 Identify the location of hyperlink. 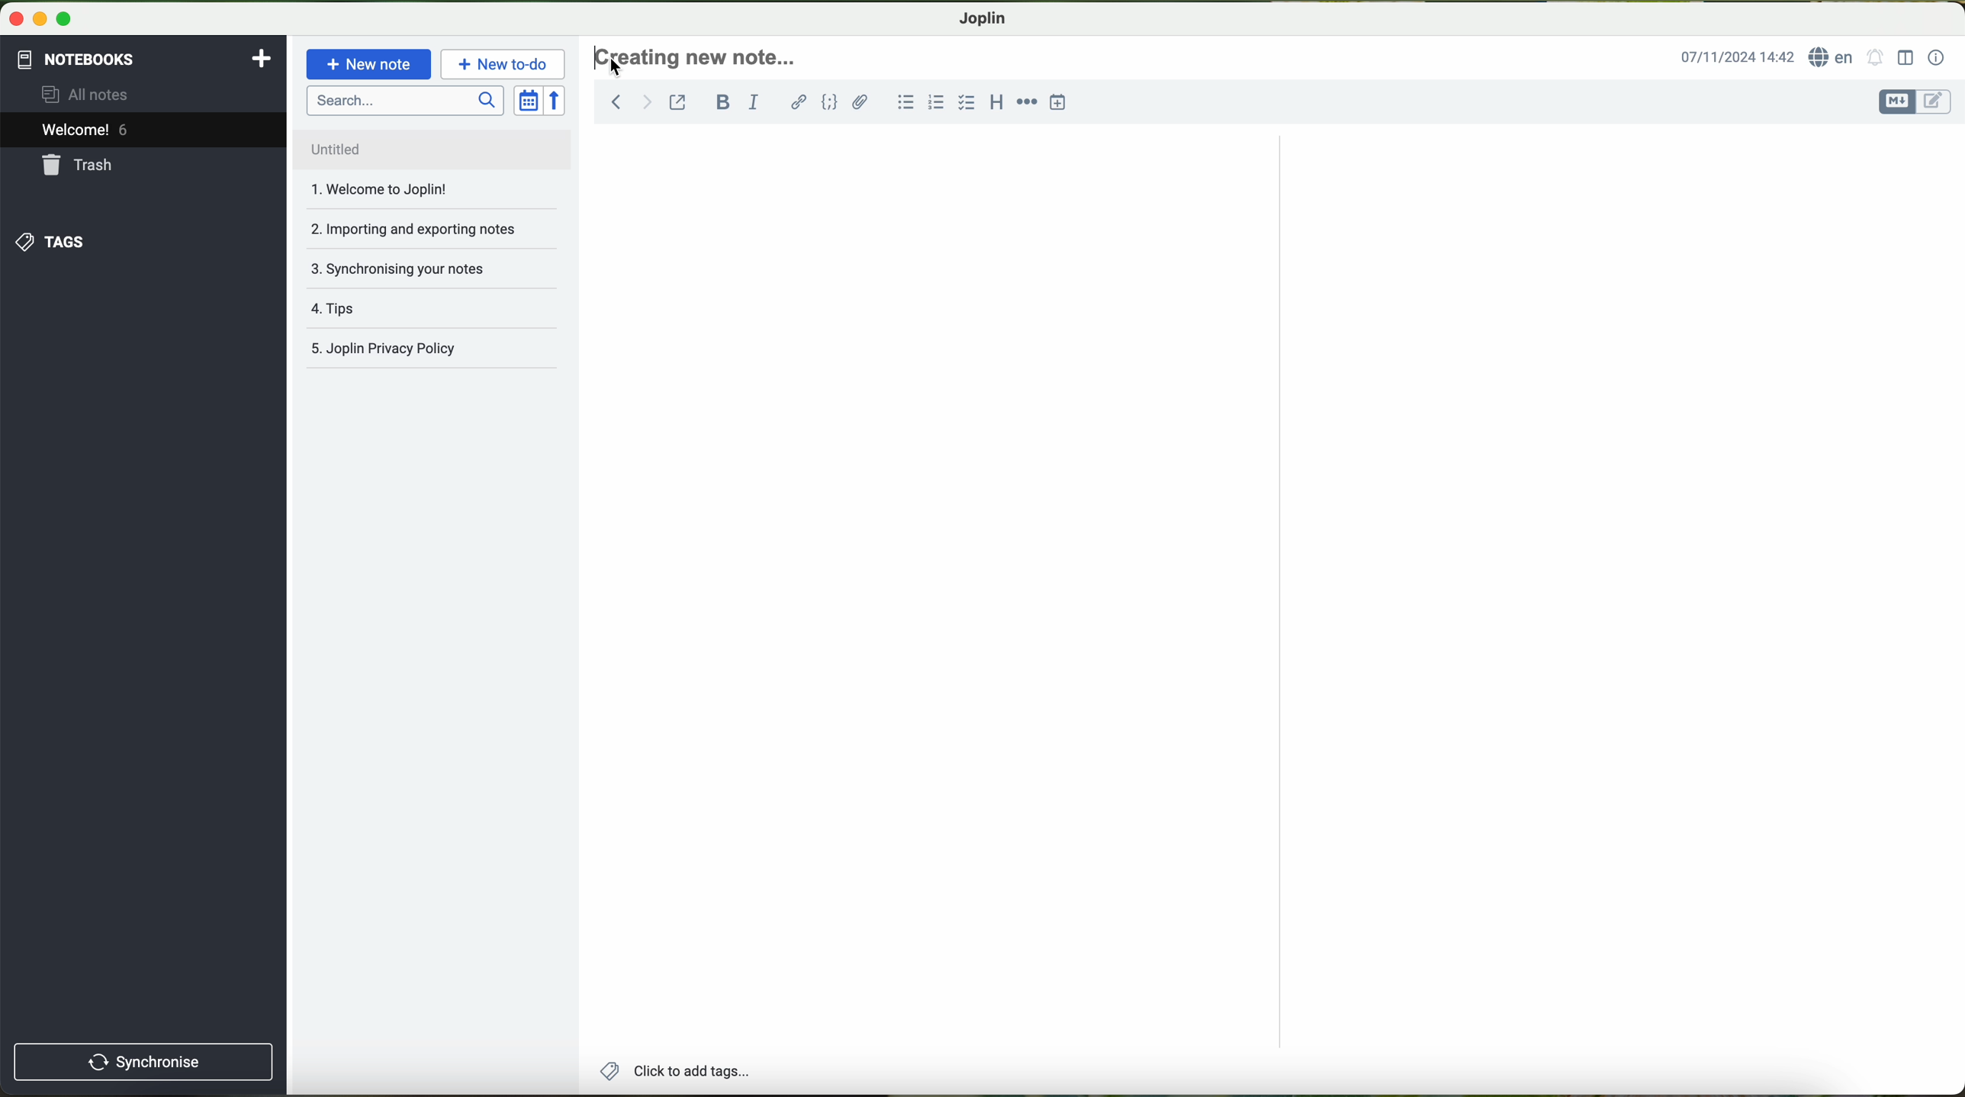
(798, 104).